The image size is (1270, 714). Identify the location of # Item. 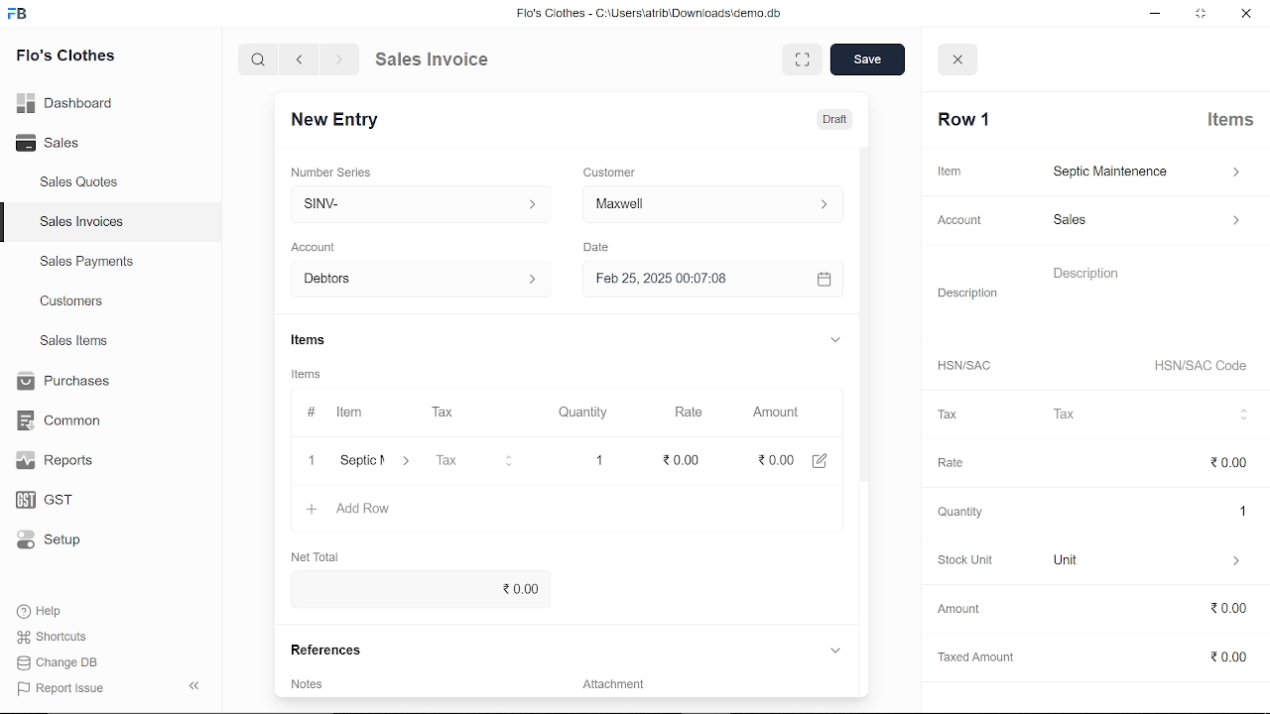
(334, 414).